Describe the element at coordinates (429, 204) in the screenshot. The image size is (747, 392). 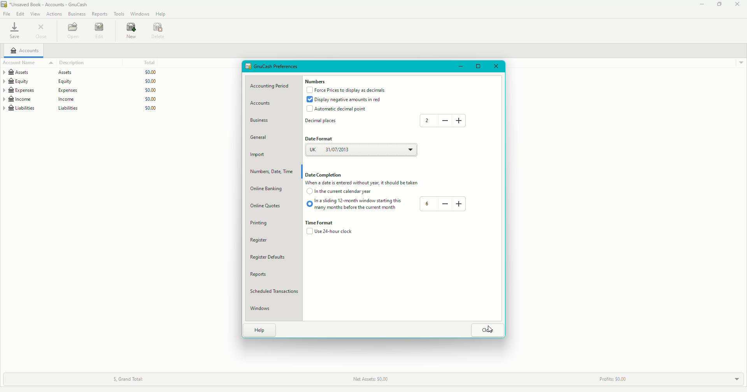
I see `6` at that location.